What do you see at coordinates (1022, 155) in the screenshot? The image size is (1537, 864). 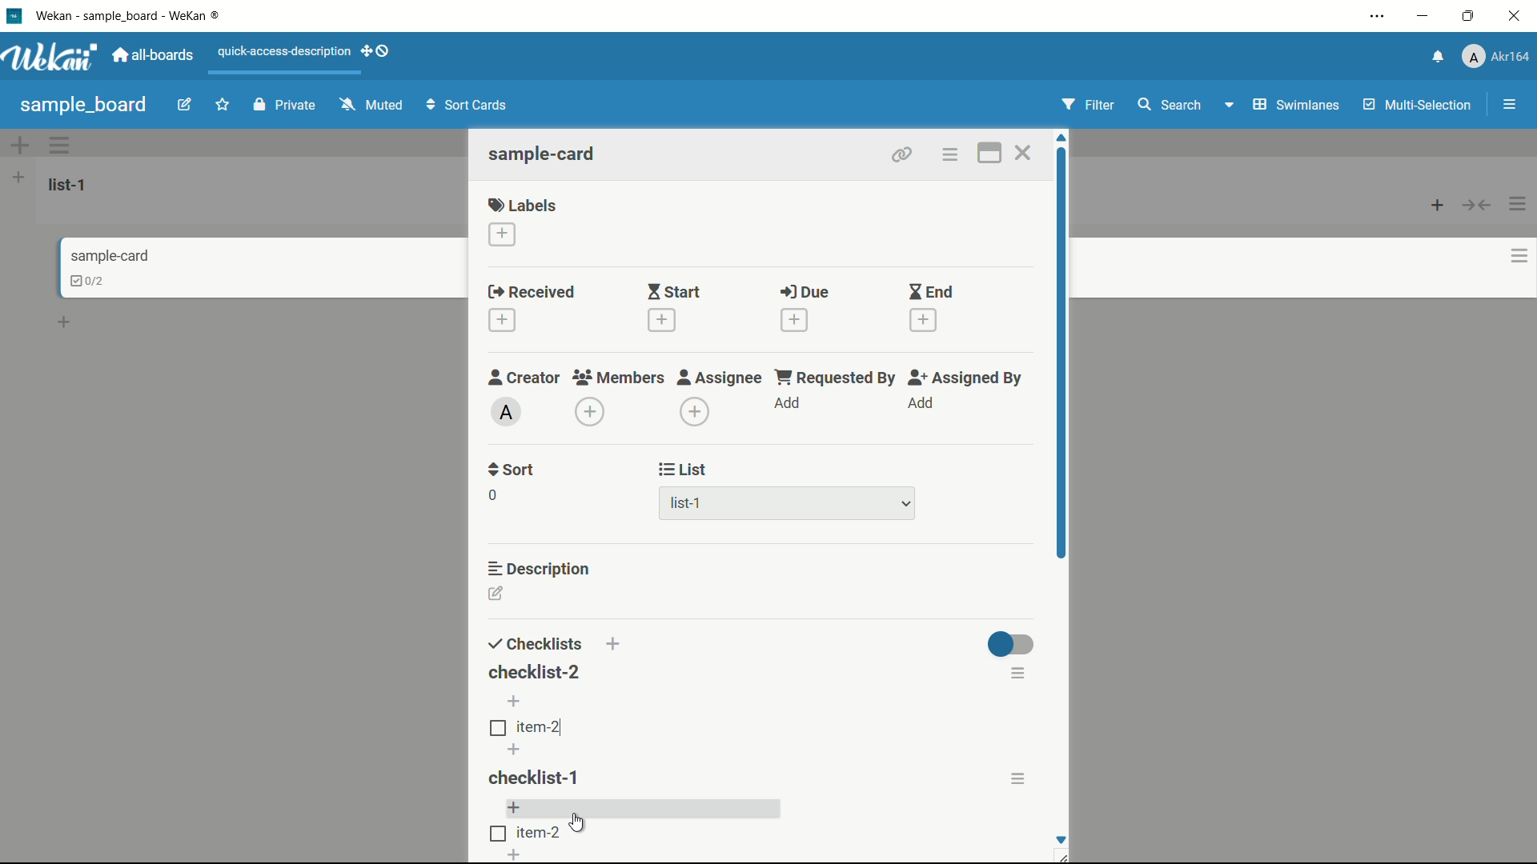 I see `close card` at bounding box center [1022, 155].